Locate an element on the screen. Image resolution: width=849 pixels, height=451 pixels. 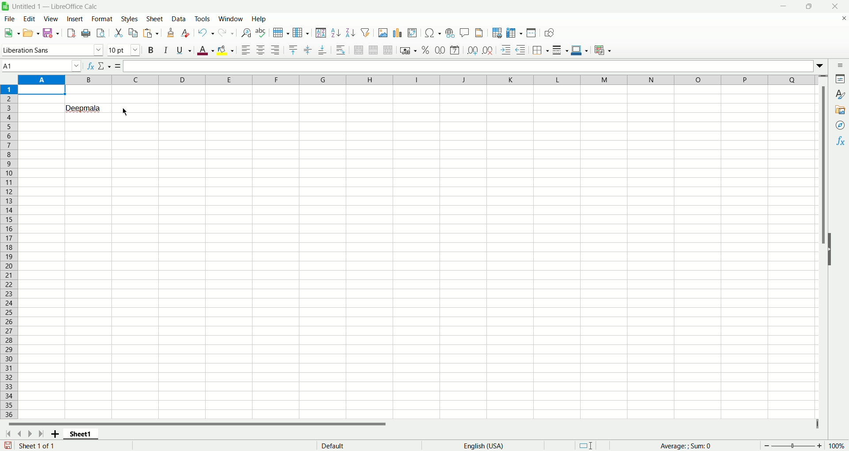
Formula is located at coordinates (118, 66).